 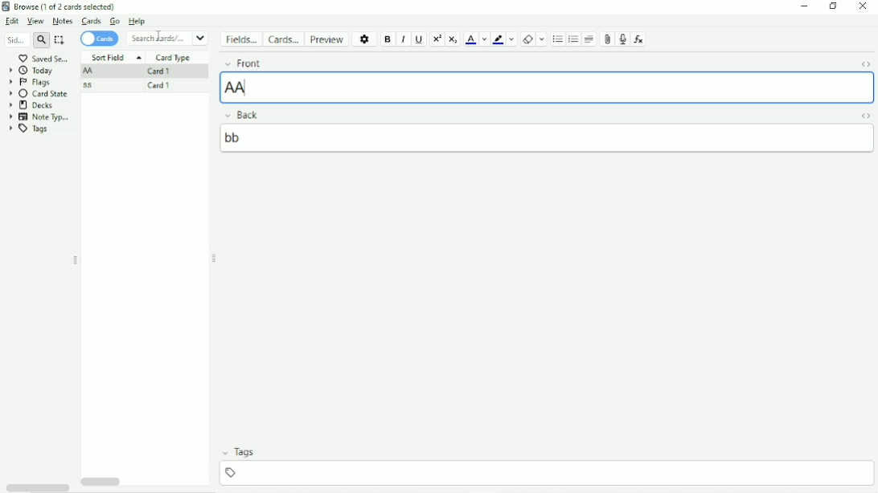 I want to click on Text Highlight color, so click(x=498, y=40).